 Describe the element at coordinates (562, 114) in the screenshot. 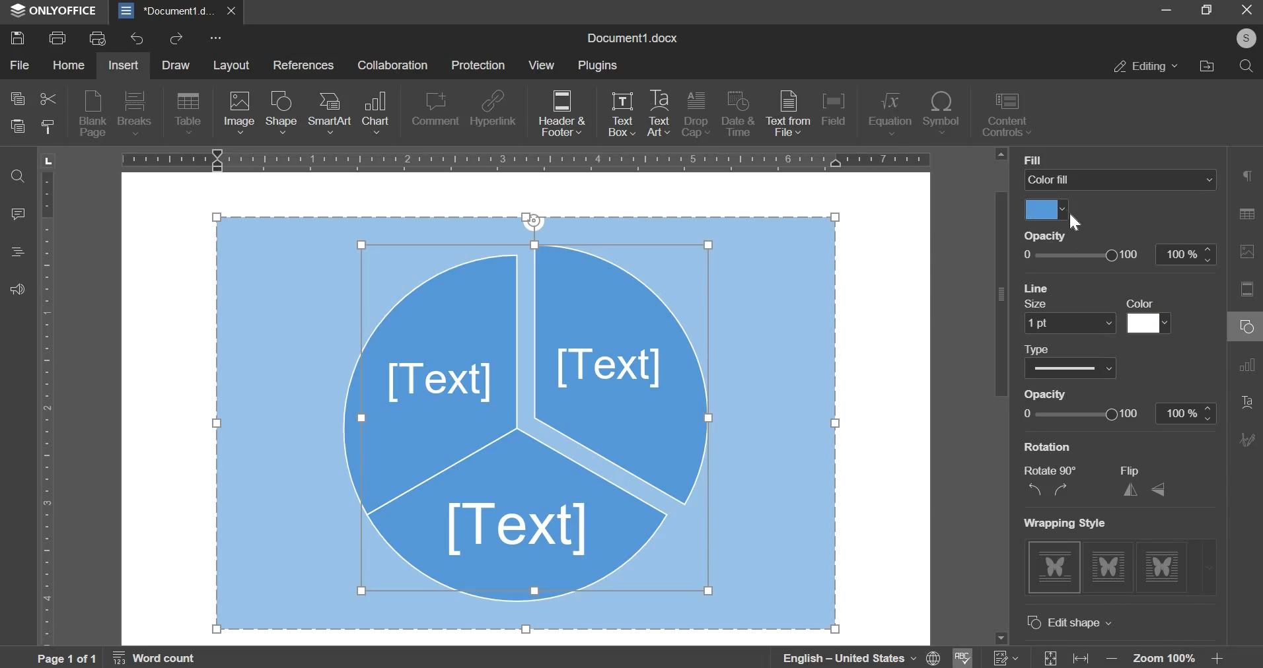

I see `header & footer` at that location.